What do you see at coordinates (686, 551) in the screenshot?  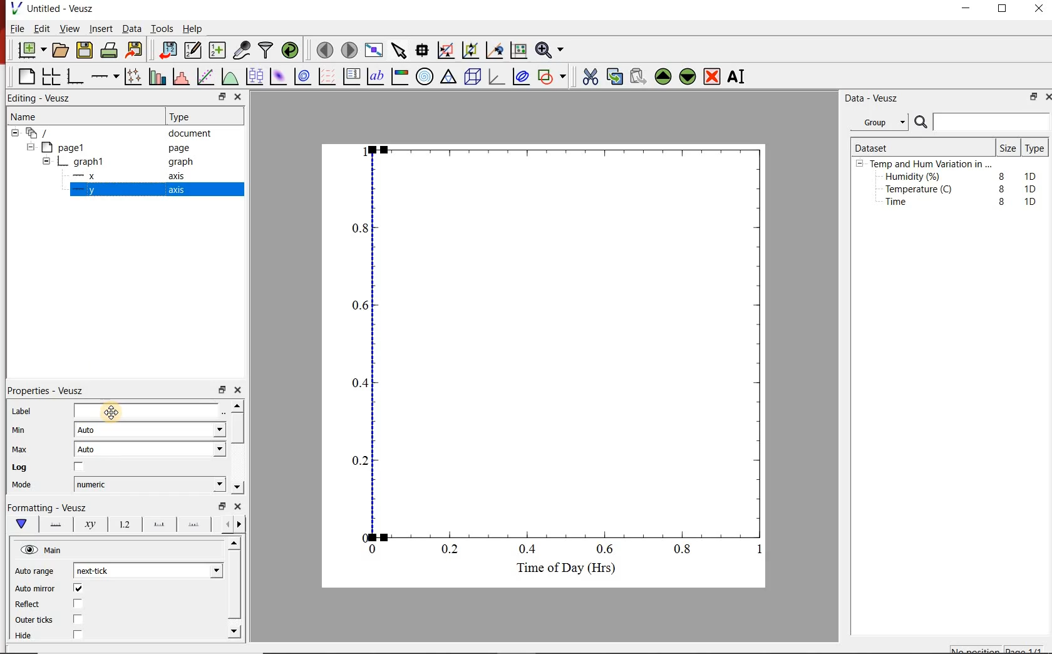 I see `0.8` at bounding box center [686, 551].